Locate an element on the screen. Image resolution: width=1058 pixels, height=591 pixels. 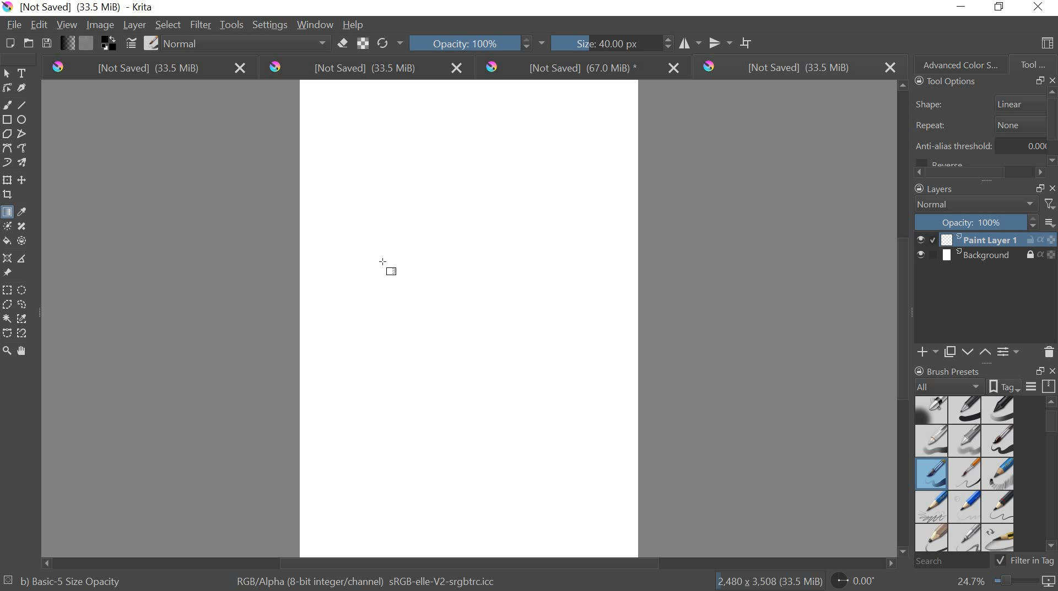
SCROLLBAR is located at coordinates (1051, 478).